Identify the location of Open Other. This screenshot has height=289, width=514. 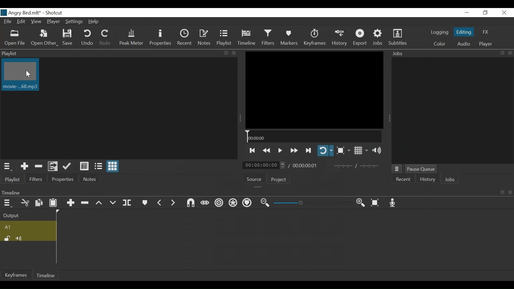
(44, 38).